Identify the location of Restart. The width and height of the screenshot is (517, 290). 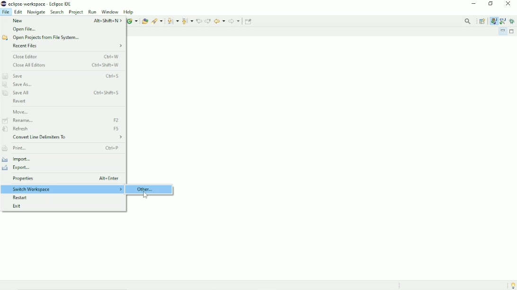
(23, 198).